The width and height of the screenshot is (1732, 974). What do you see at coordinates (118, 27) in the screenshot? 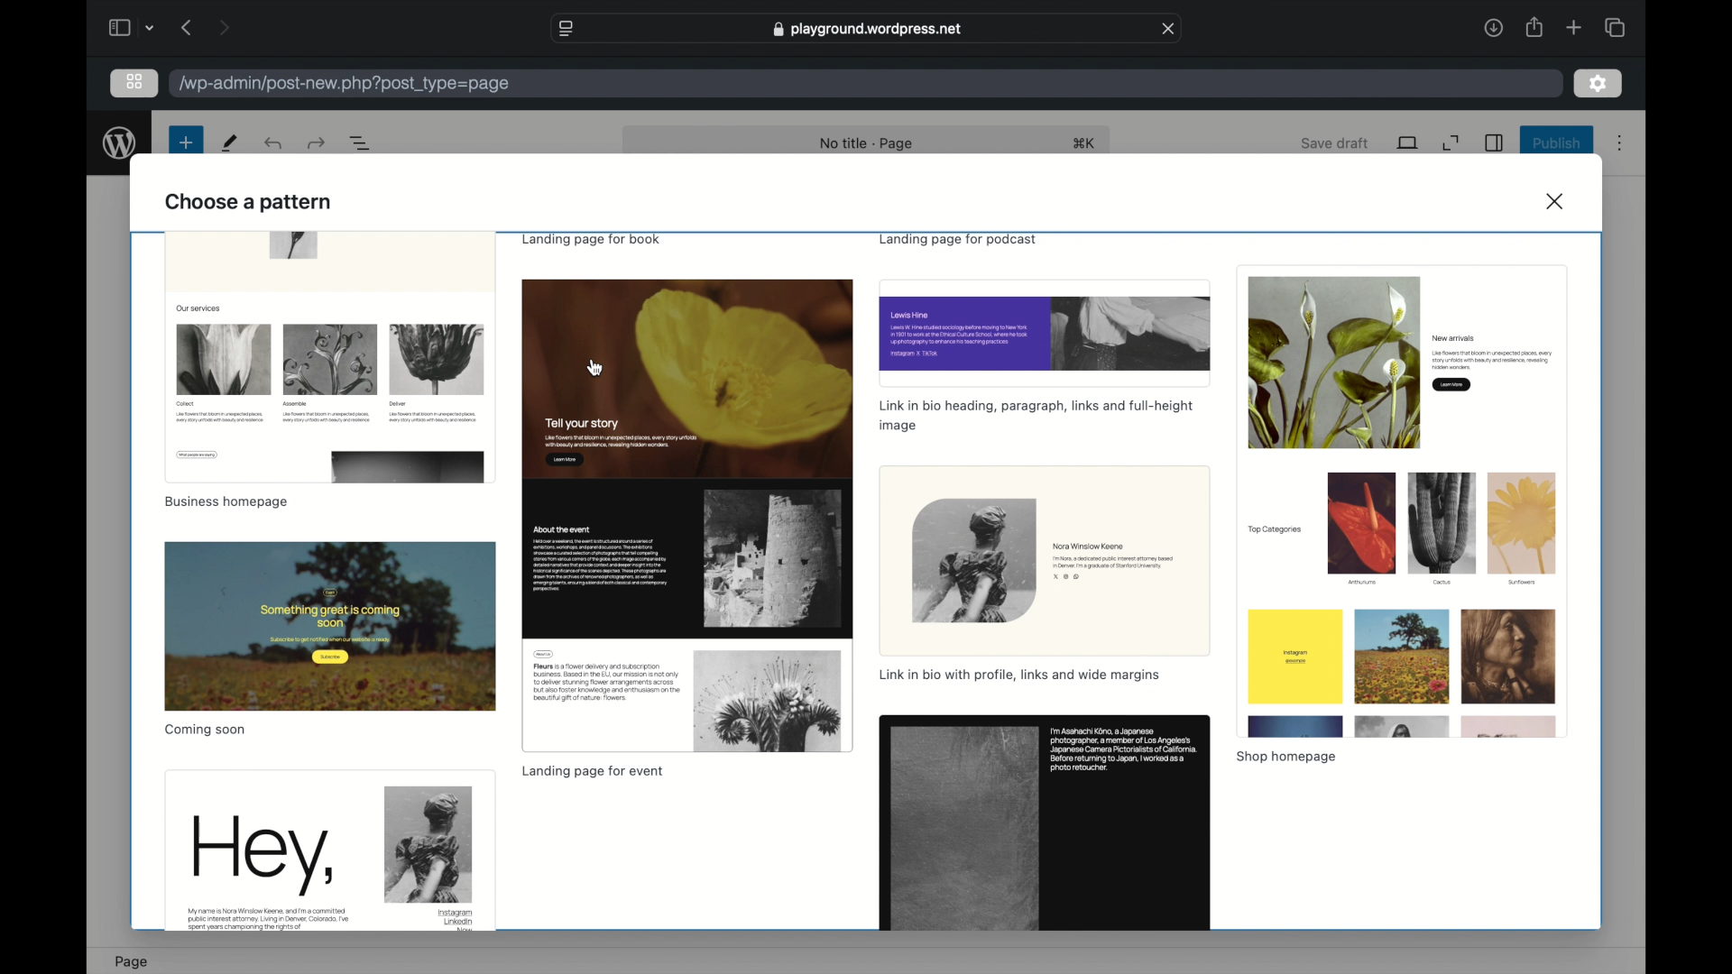
I see `sidebar` at bounding box center [118, 27].